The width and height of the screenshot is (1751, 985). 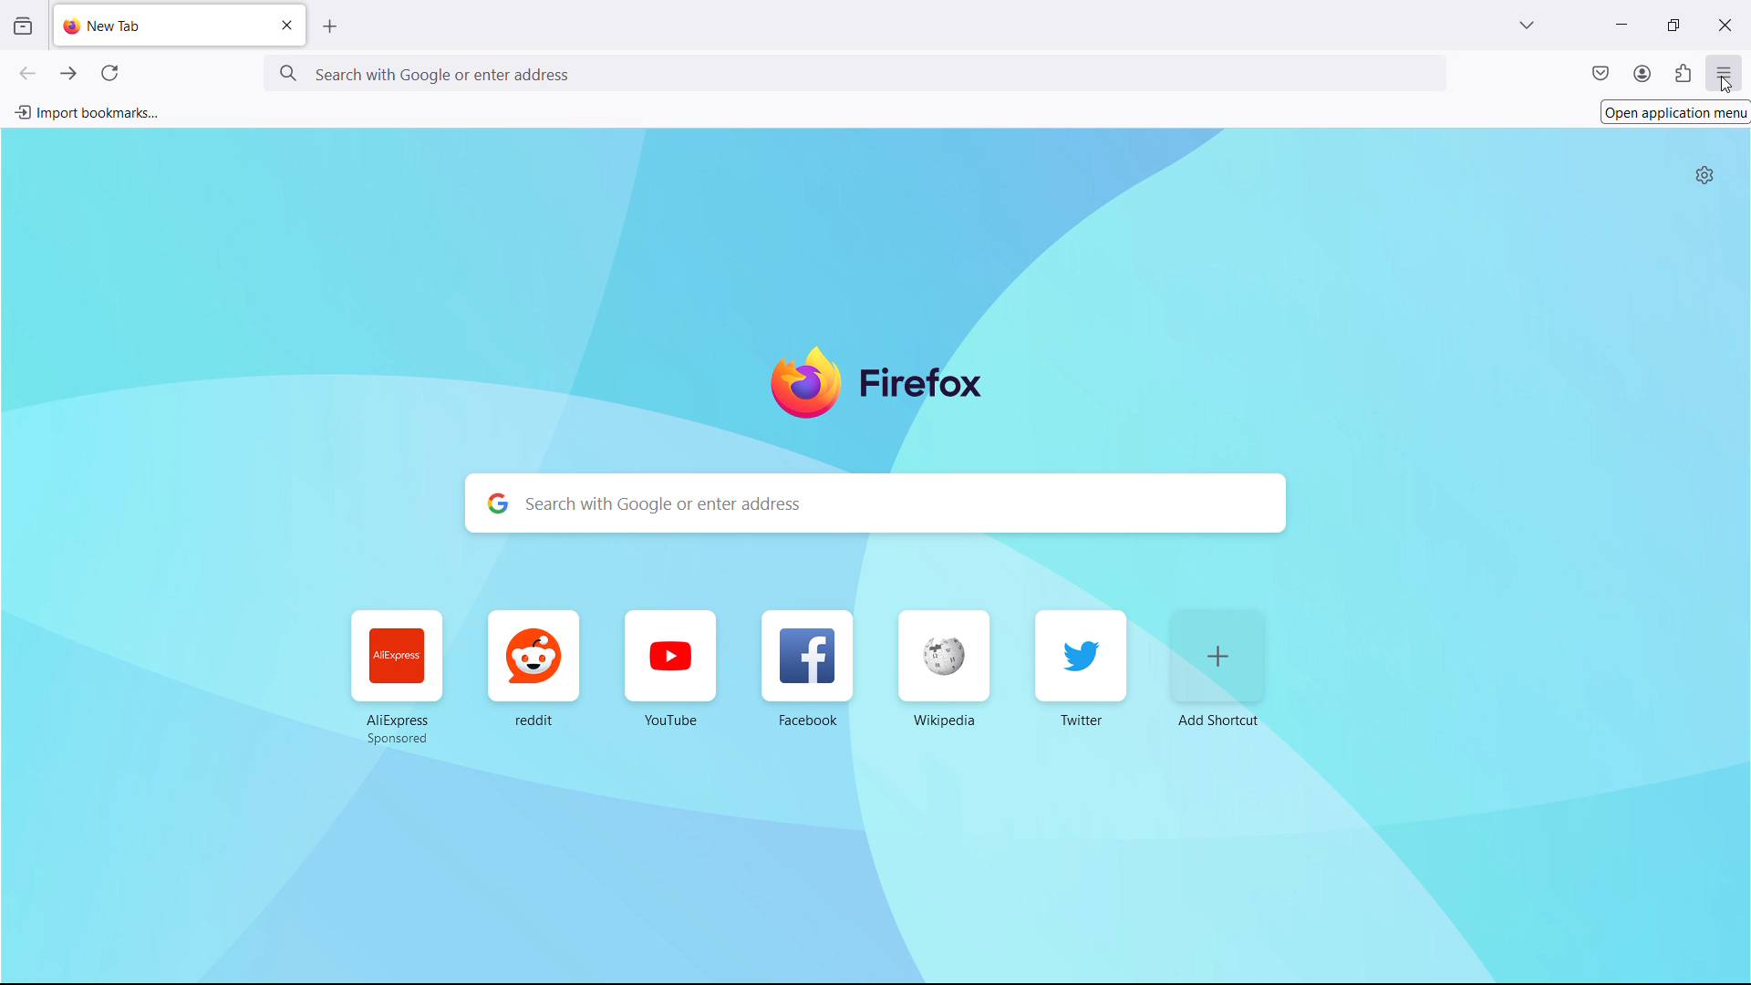 I want to click on personalize new tab, so click(x=1702, y=175).